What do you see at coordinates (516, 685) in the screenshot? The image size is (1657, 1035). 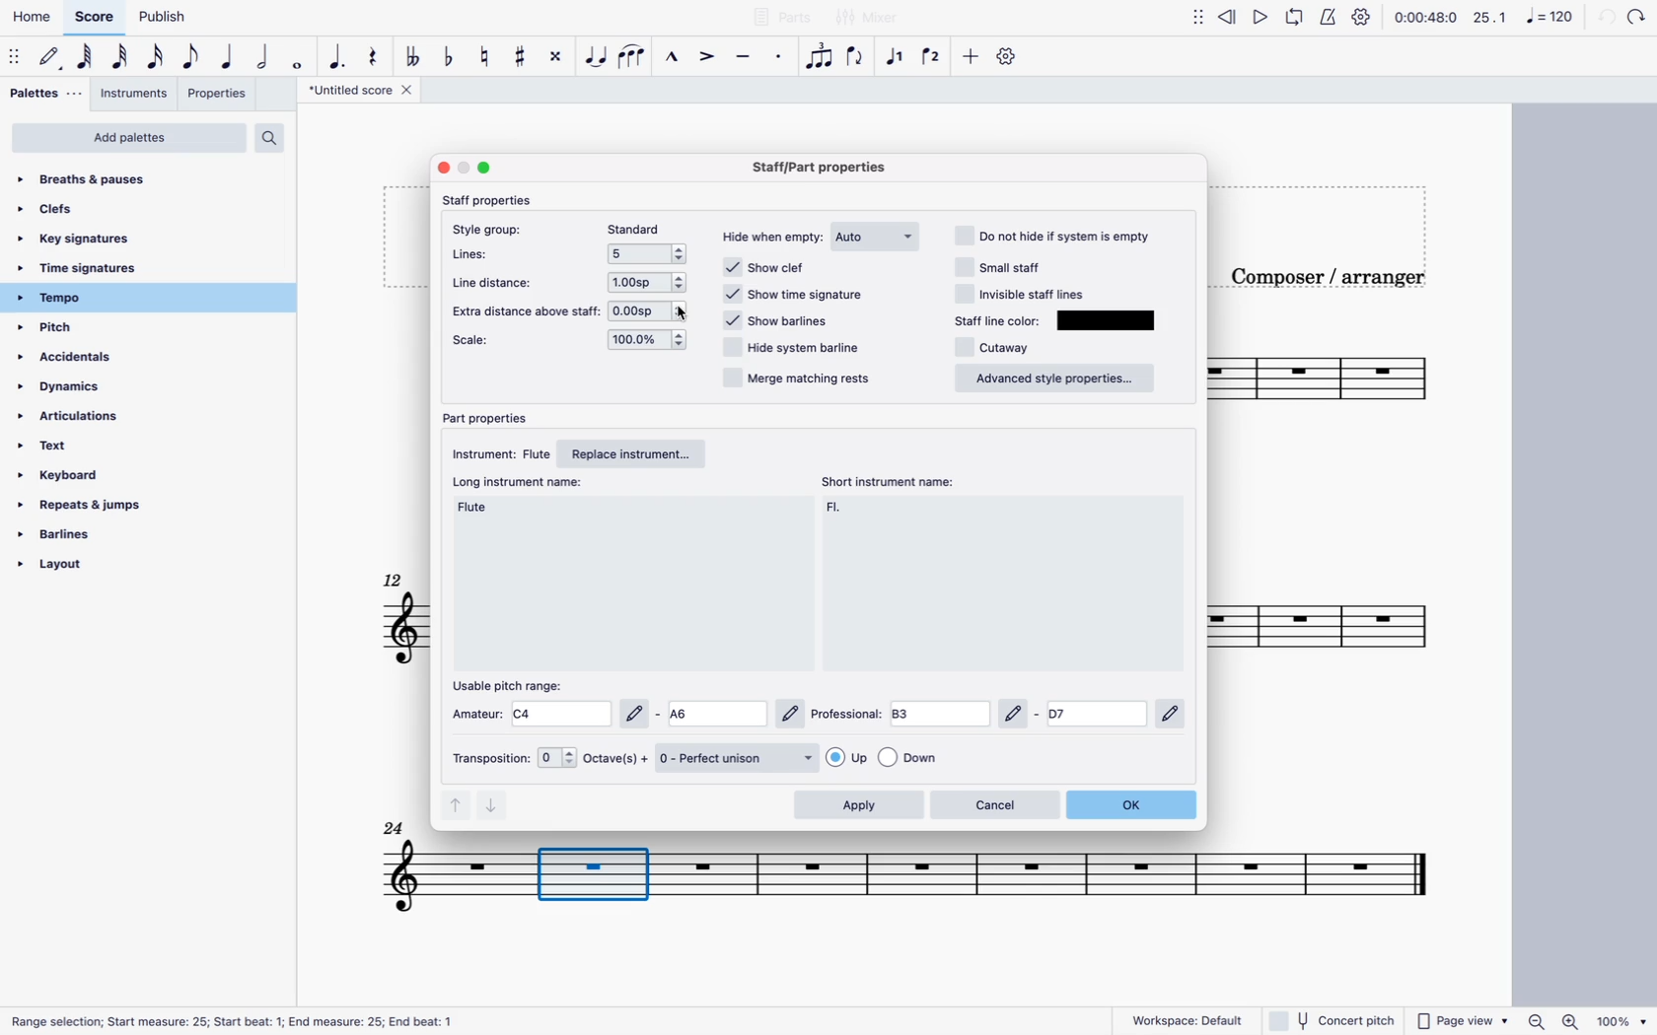 I see `usable pitch range` at bounding box center [516, 685].